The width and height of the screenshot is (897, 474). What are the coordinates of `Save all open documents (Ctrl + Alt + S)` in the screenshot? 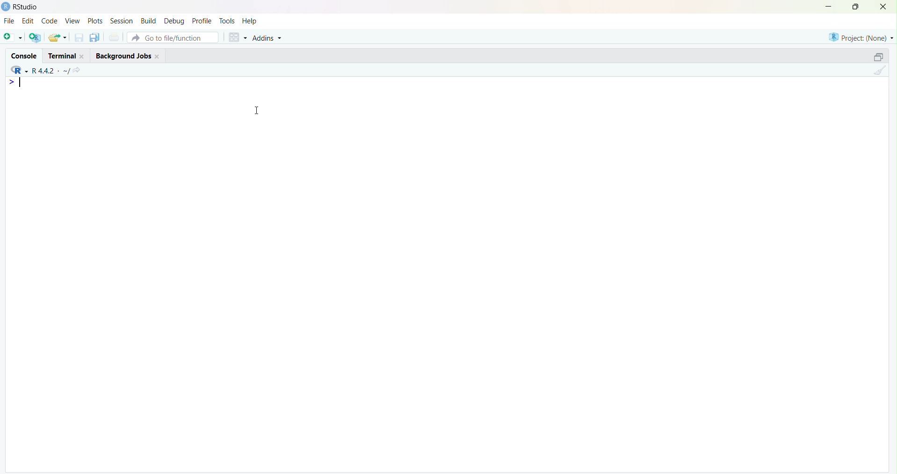 It's located at (94, 36).